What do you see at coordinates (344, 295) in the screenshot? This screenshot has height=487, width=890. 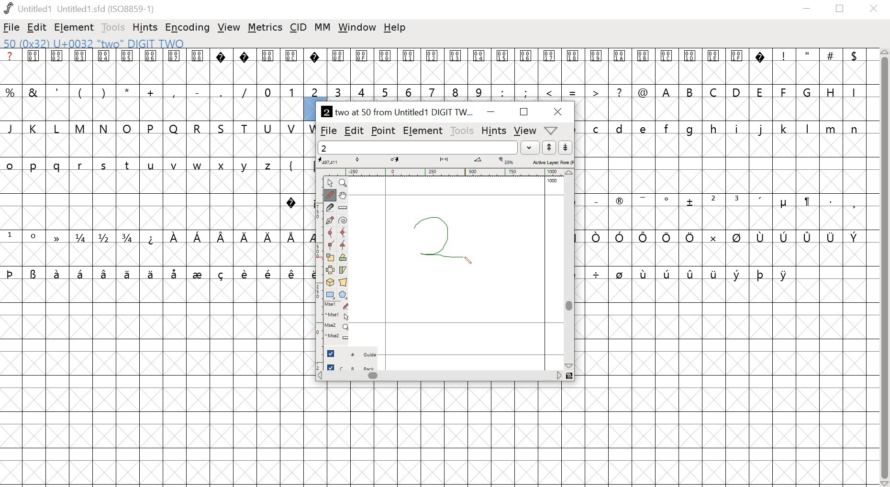 I see `polygon/star` at bounding box center [344, 295].